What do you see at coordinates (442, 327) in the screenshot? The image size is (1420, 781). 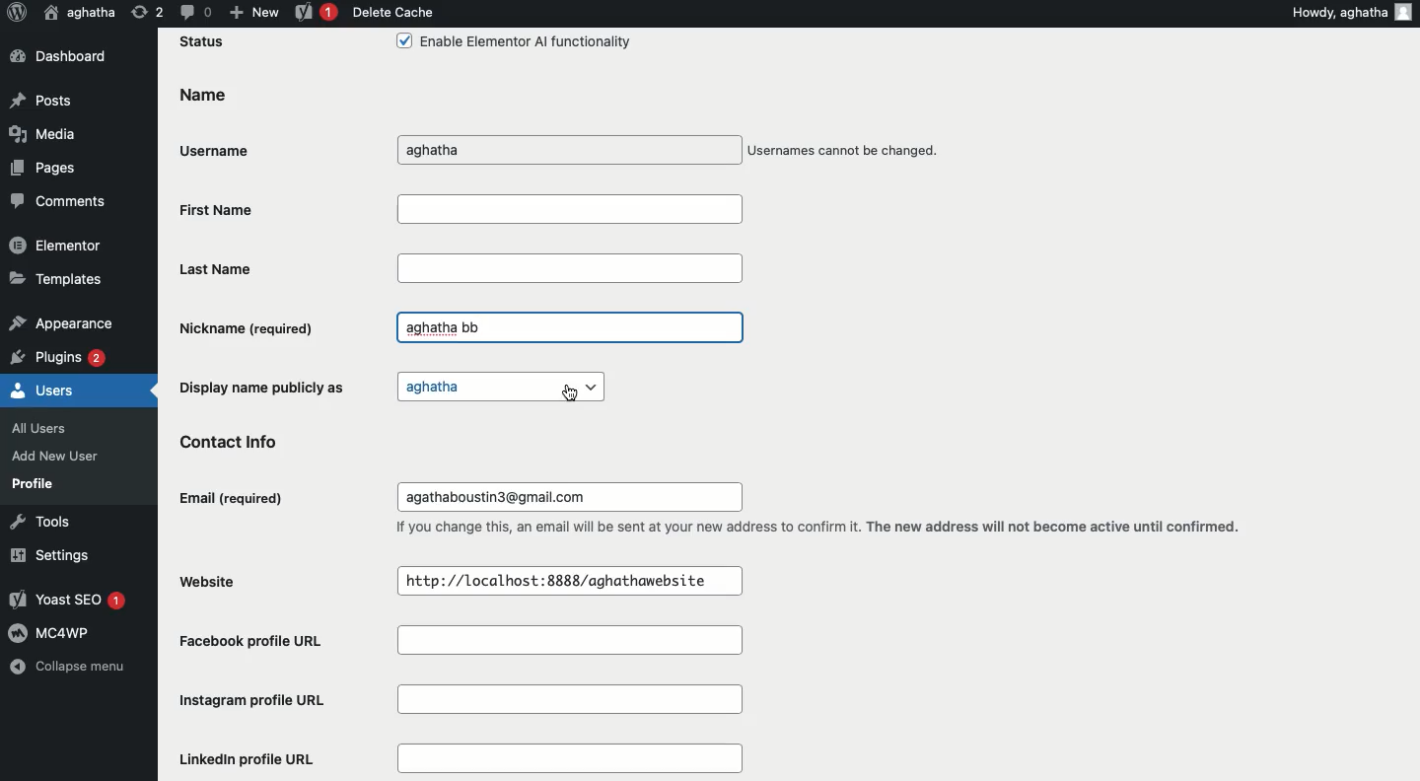 I see `aghatha bb` at bounding box center [442, 327].